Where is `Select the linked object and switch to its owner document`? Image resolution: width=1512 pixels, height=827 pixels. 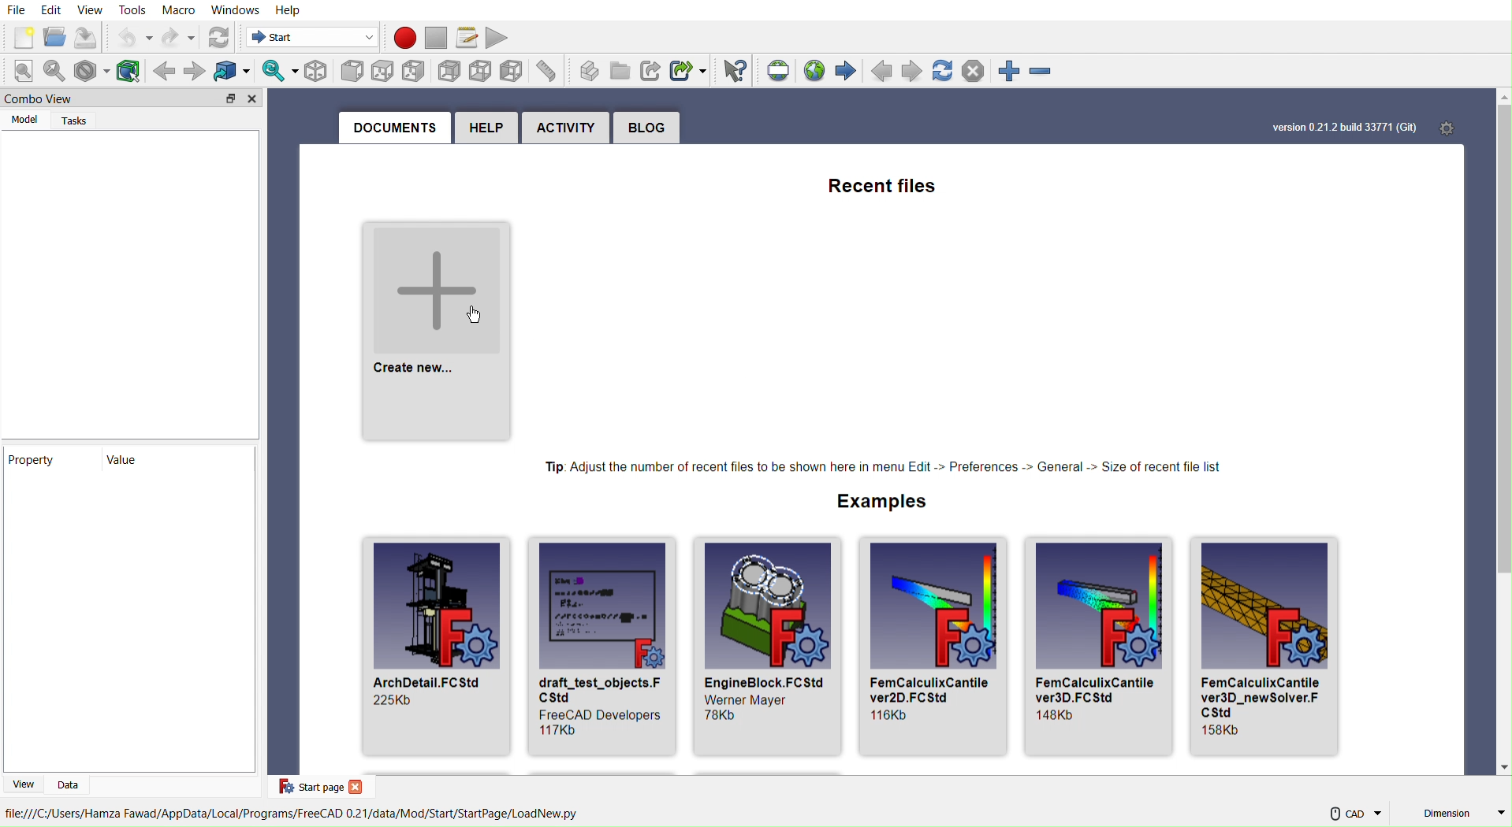 Select the linked object and switch to its owner document is located at coordinates (231, 70).